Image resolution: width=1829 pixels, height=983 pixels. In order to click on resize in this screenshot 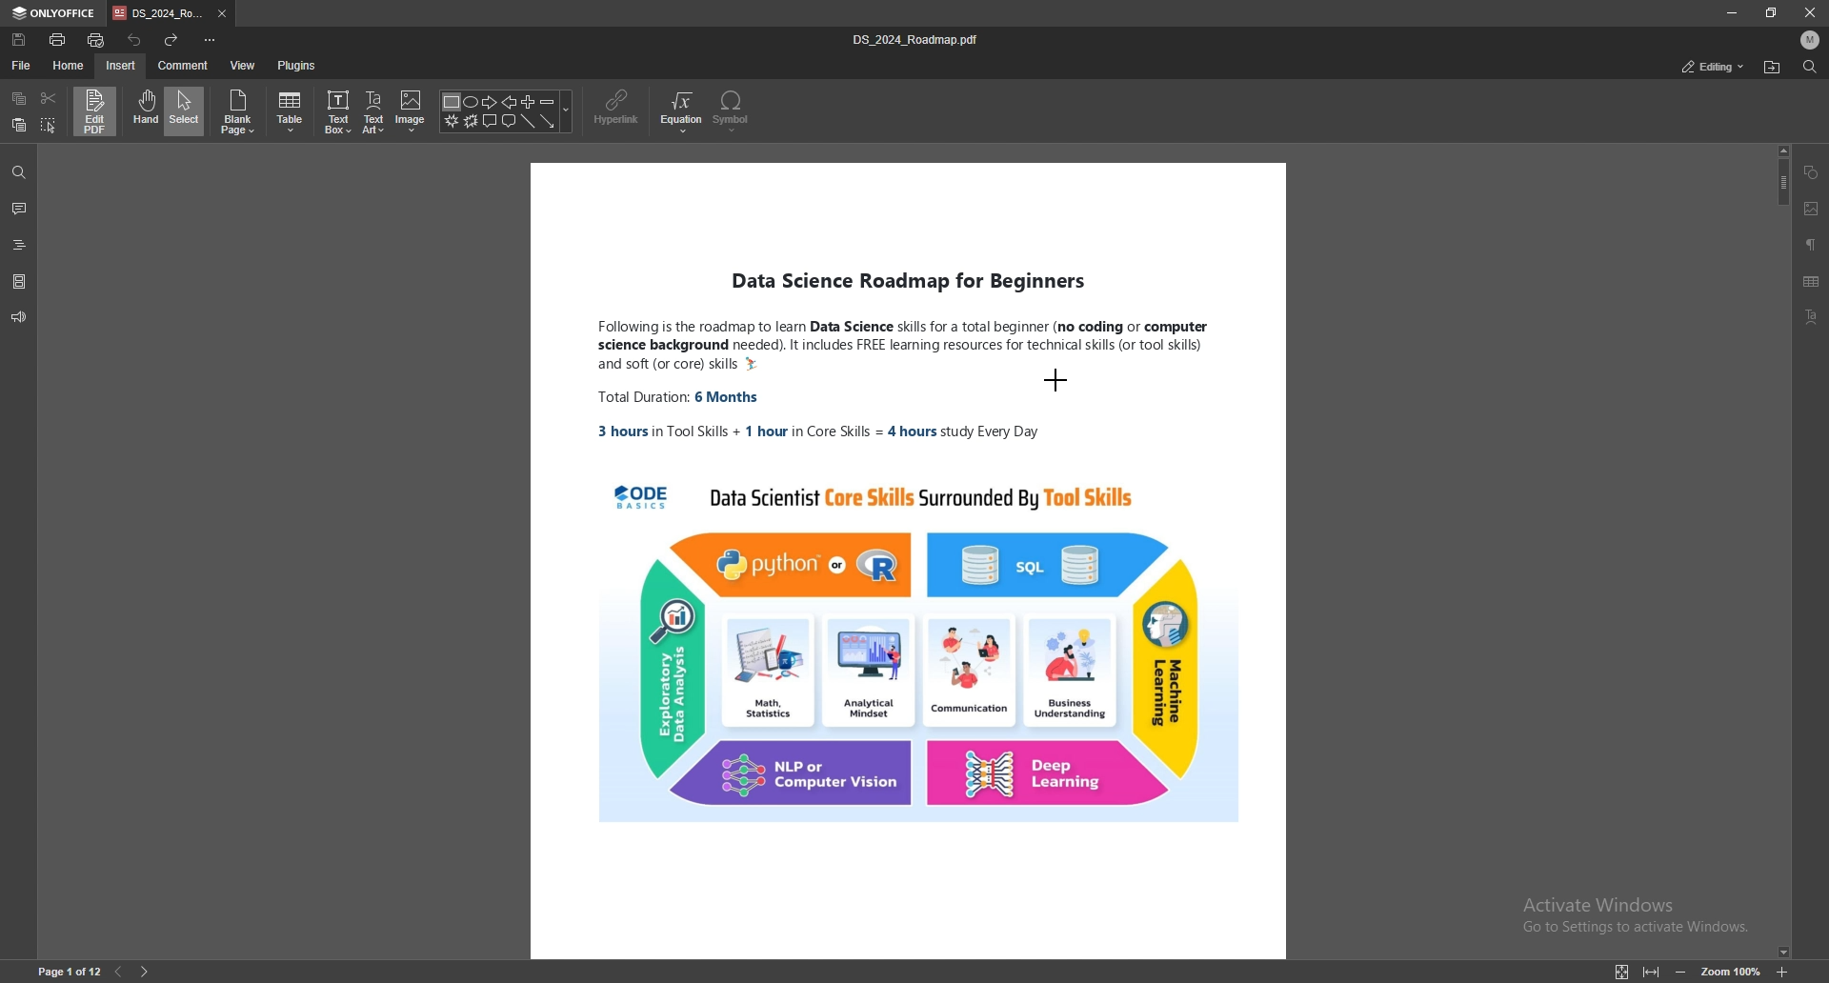, I will do `click(1772, 12)`.